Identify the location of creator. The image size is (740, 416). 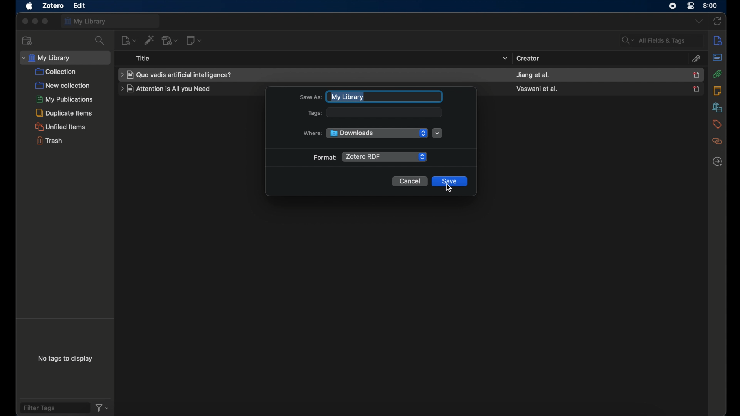
(528, 58).